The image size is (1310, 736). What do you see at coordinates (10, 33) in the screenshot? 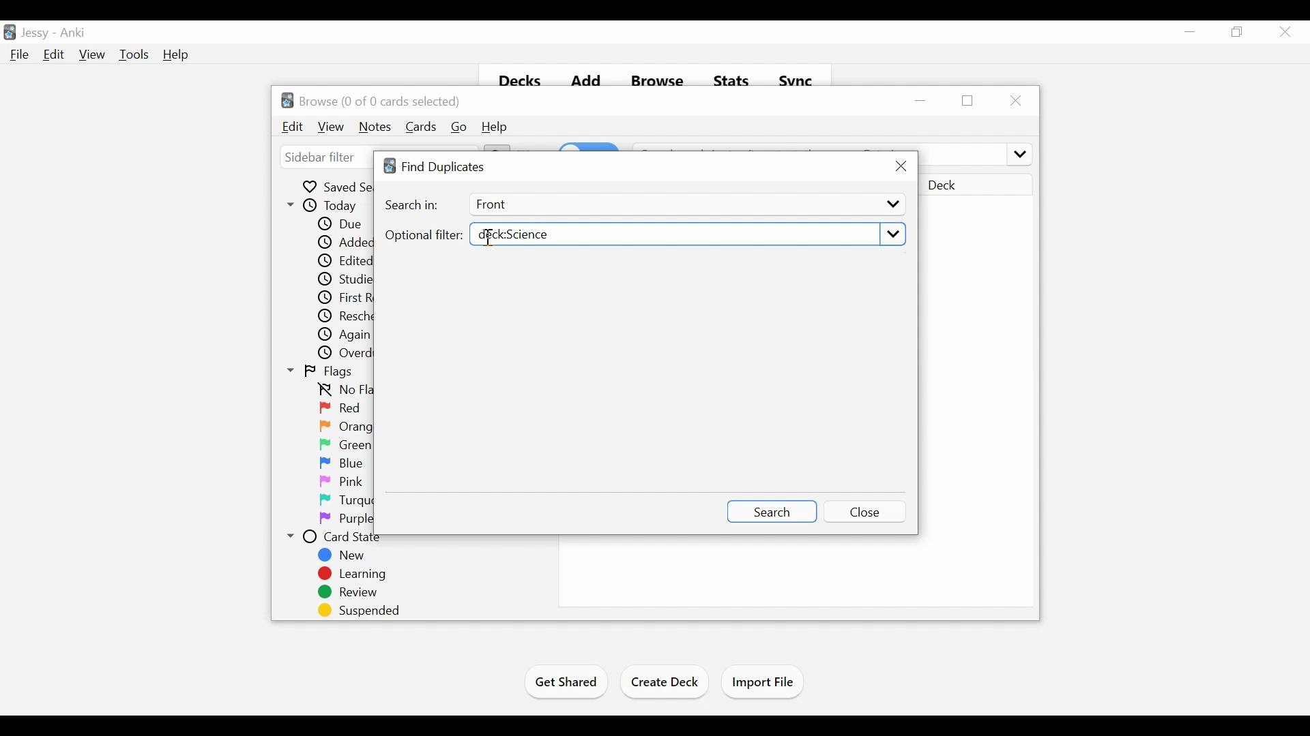
I see `Anki Desktop Icon` at bounding box center [10, 33].